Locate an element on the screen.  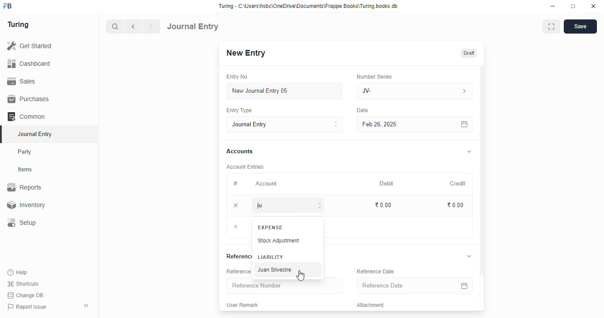
items is located at coordinates (26, 170).